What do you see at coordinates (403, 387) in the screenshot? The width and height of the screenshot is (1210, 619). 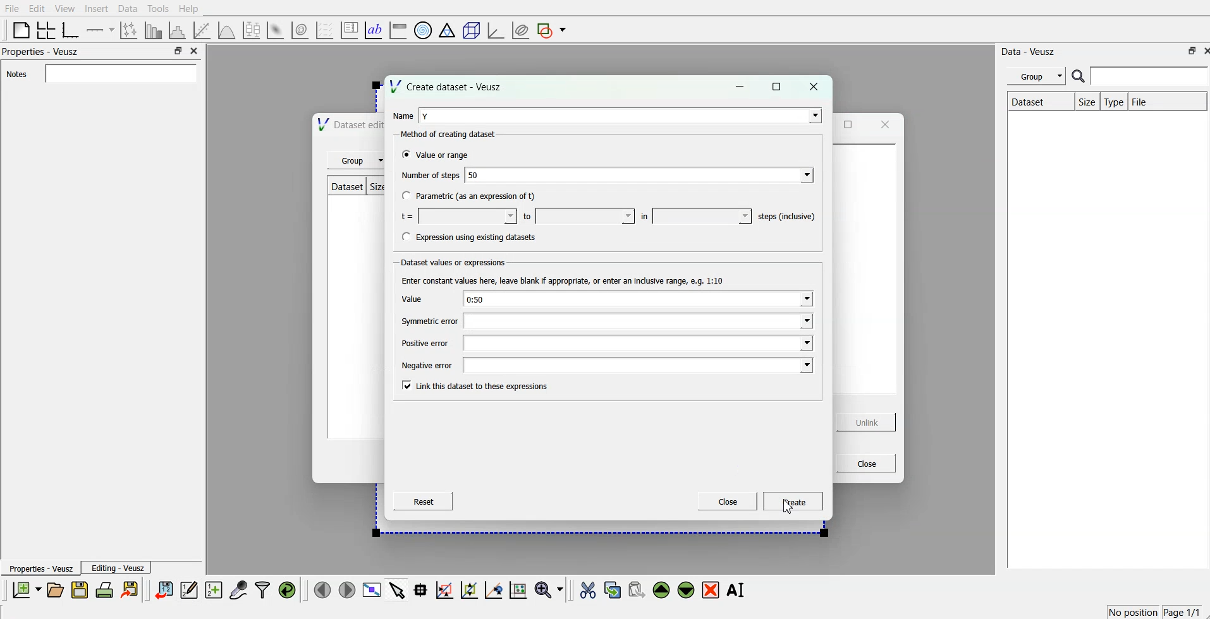 I see `checkbox` at bounding box center [403, 387].